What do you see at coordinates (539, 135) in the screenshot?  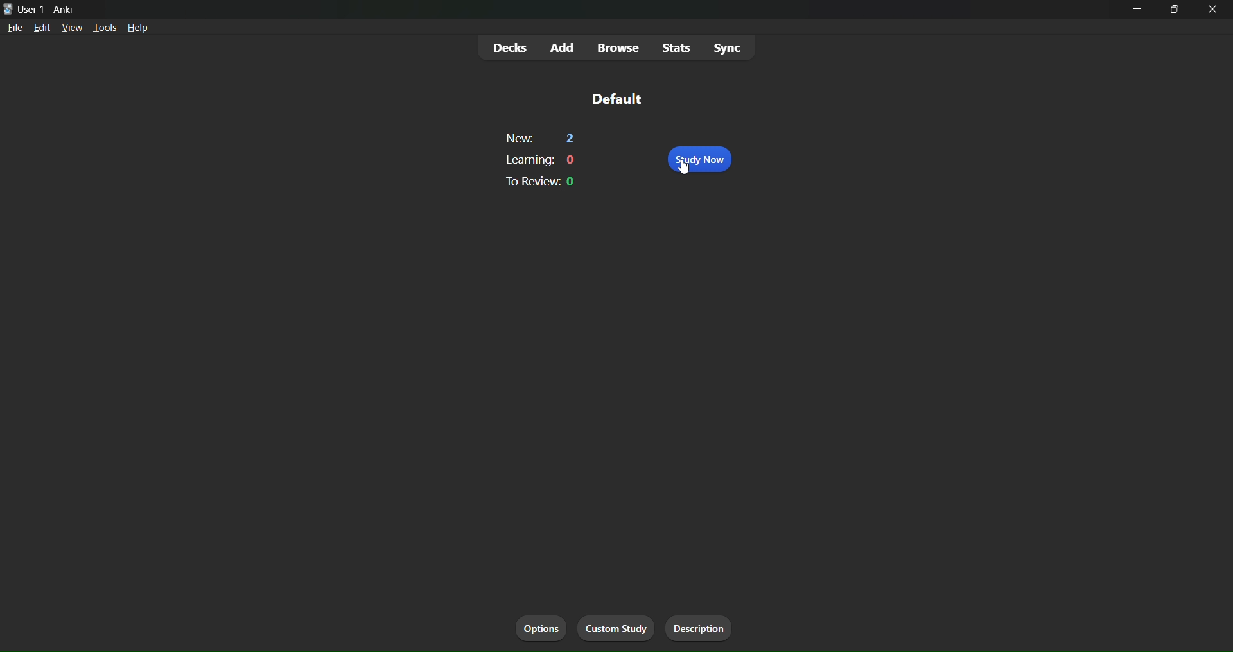 I see `new: 2` at bounding box center [539, 135].